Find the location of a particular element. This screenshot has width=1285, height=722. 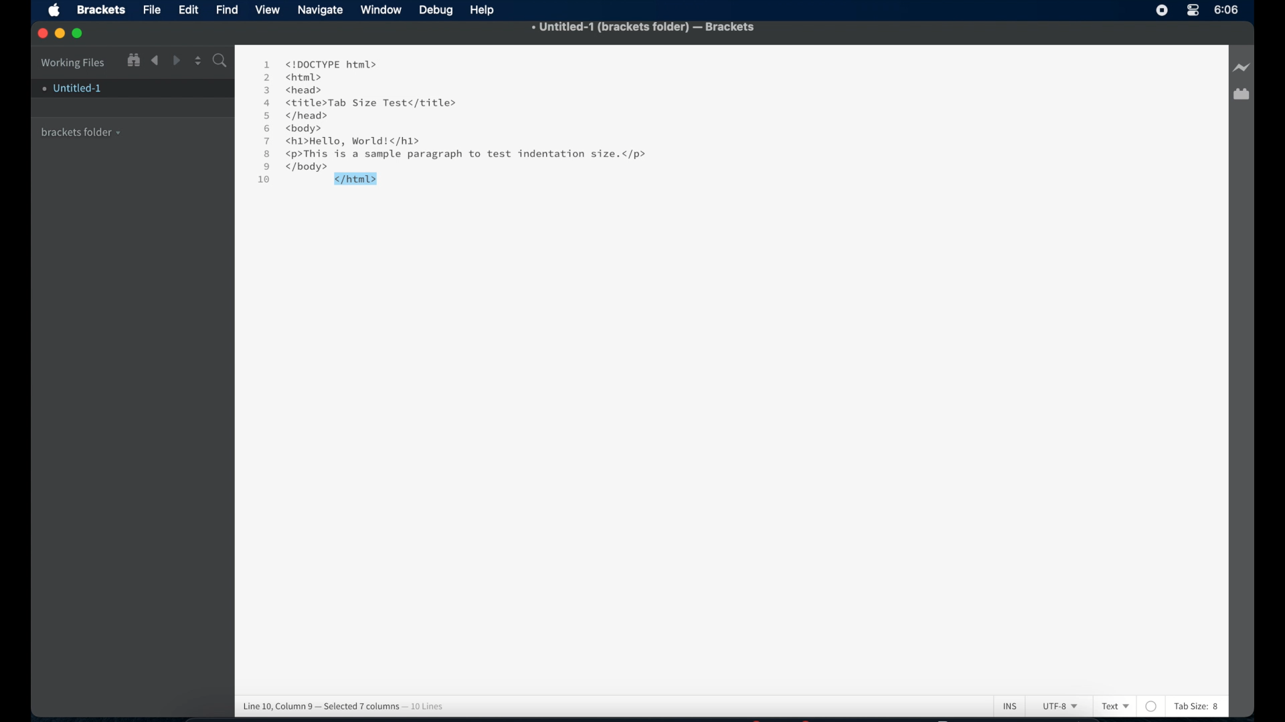

Right is located at coordinates (177, 60).